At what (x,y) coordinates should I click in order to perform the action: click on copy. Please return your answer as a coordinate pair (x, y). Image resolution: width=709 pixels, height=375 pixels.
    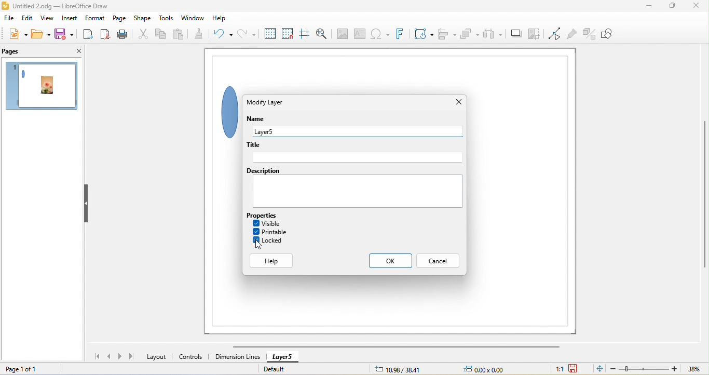
    Looking at the image, I should click on (161, 35).